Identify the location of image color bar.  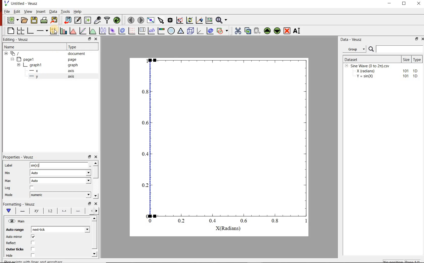
(161, 30).